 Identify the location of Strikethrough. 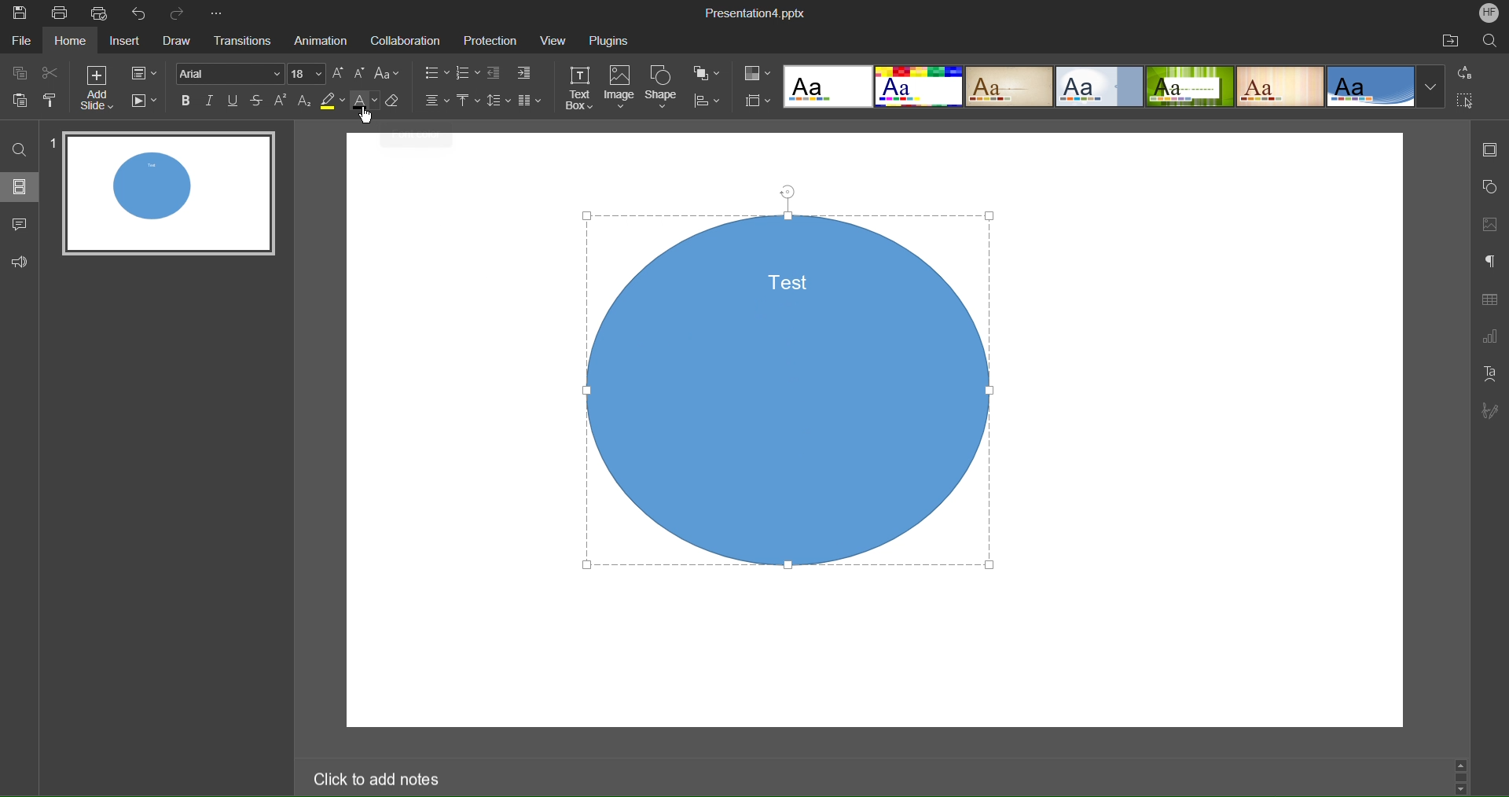
(258, 102).